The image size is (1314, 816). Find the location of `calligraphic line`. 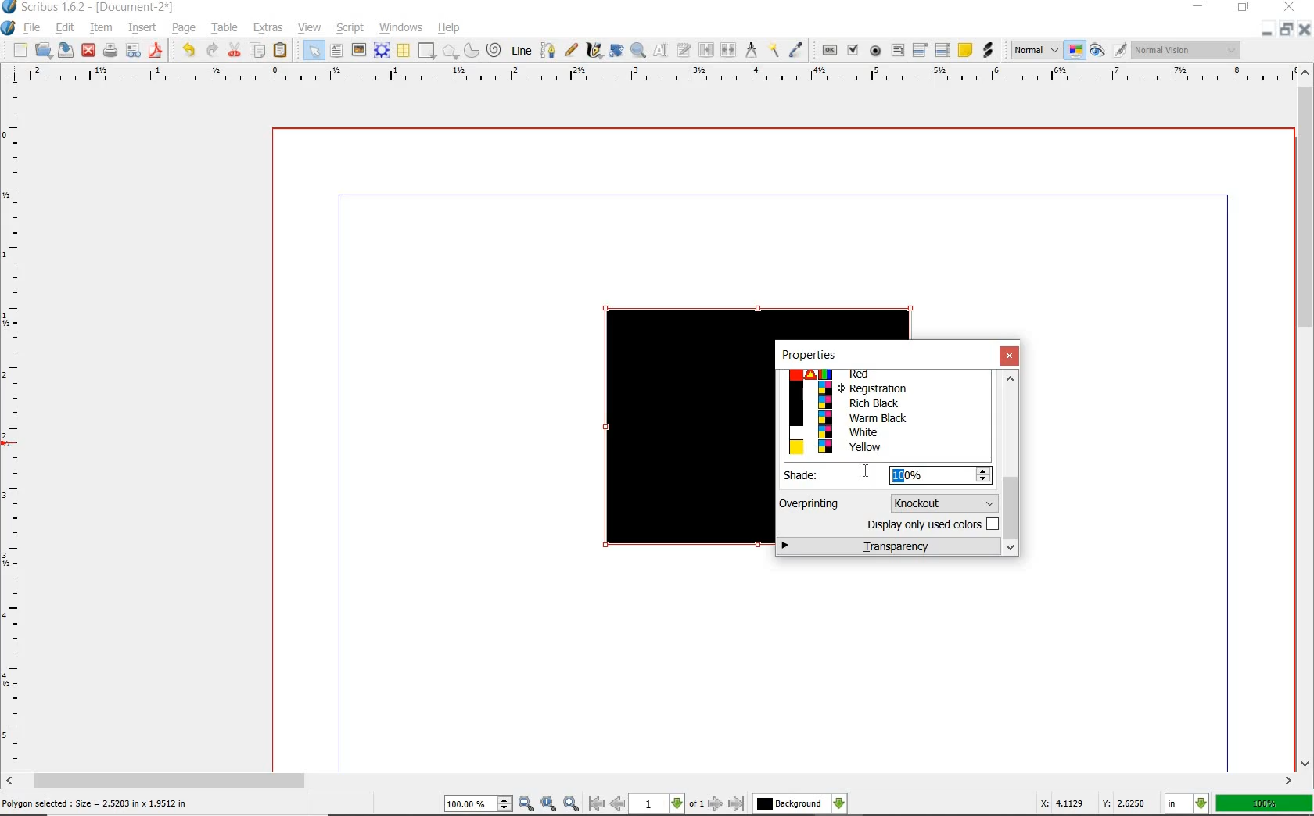

calligraphic line is located at coordinates (594, 51).